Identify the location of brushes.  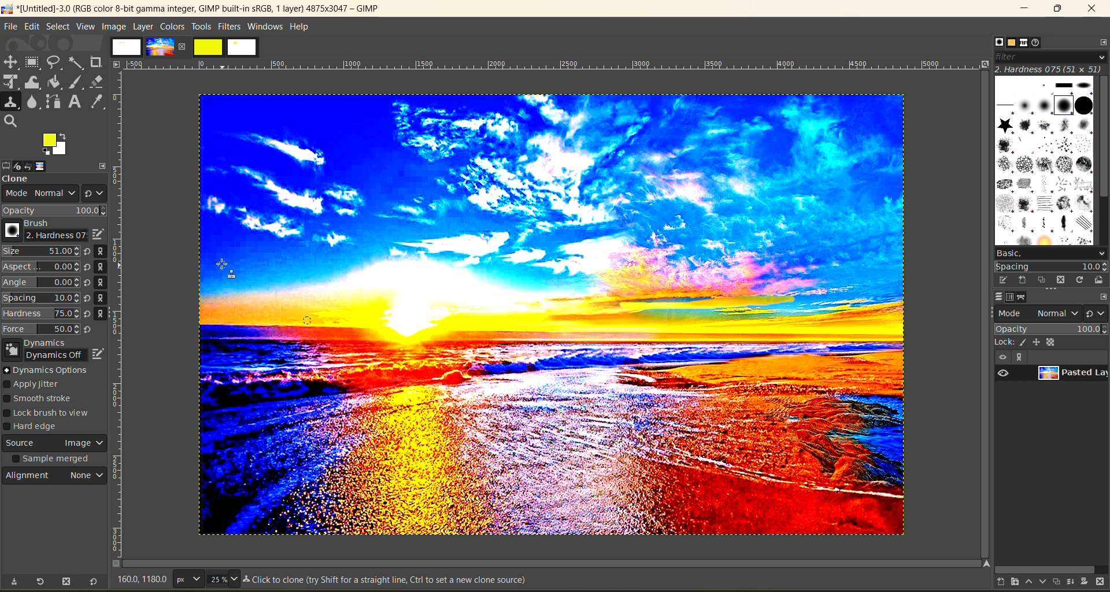
(1044, 160).